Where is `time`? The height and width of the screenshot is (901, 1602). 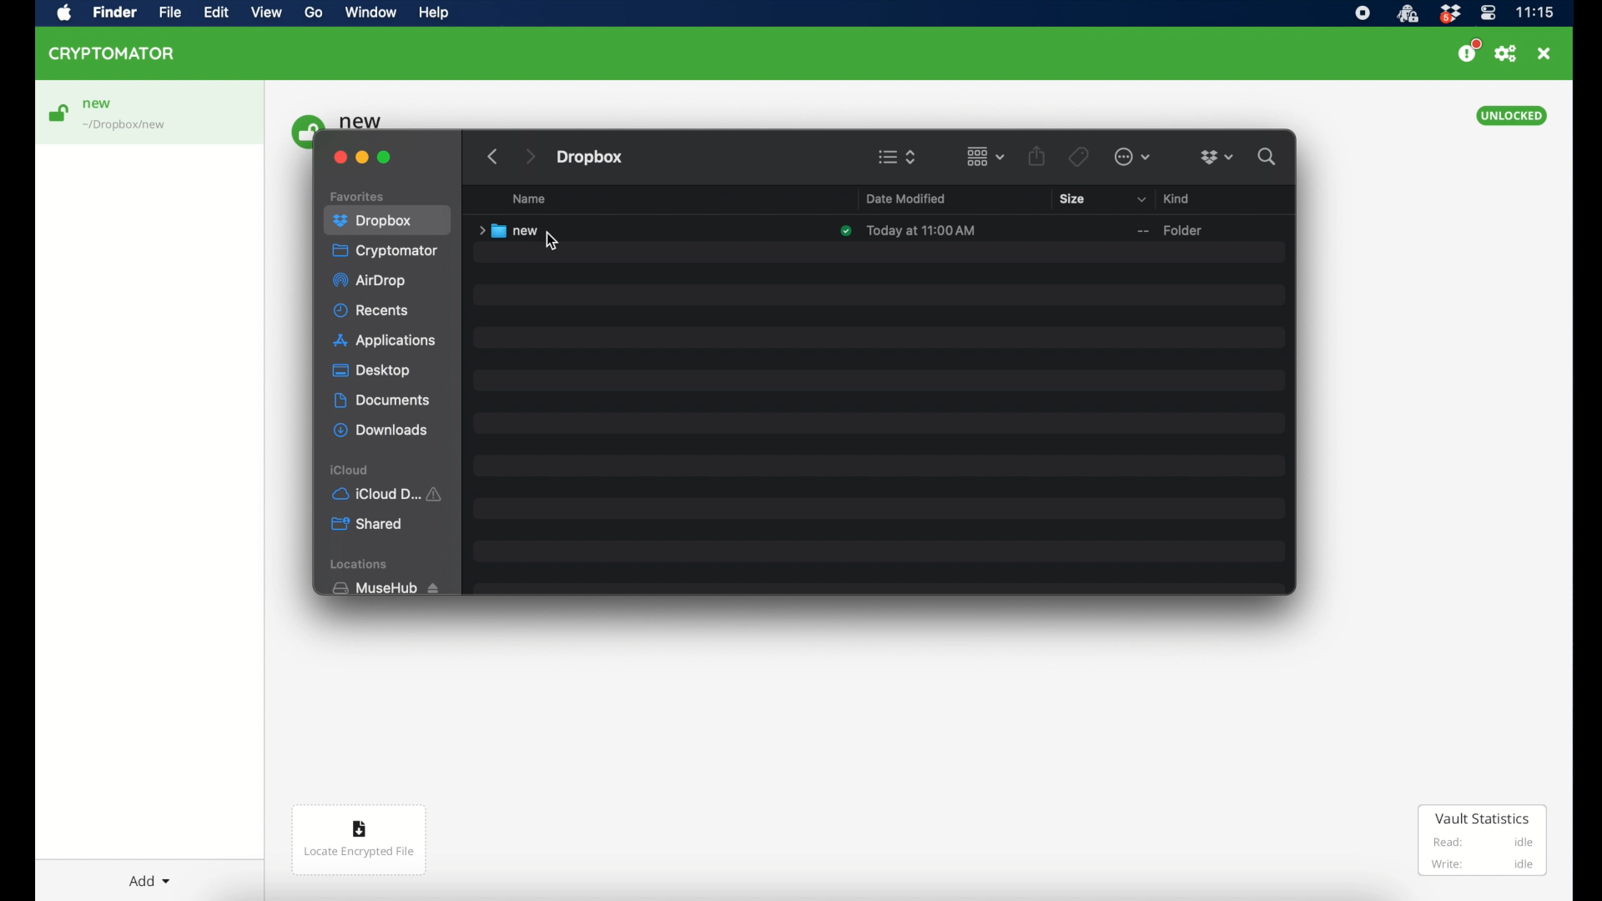 time is located at coordinates (1534, 12).